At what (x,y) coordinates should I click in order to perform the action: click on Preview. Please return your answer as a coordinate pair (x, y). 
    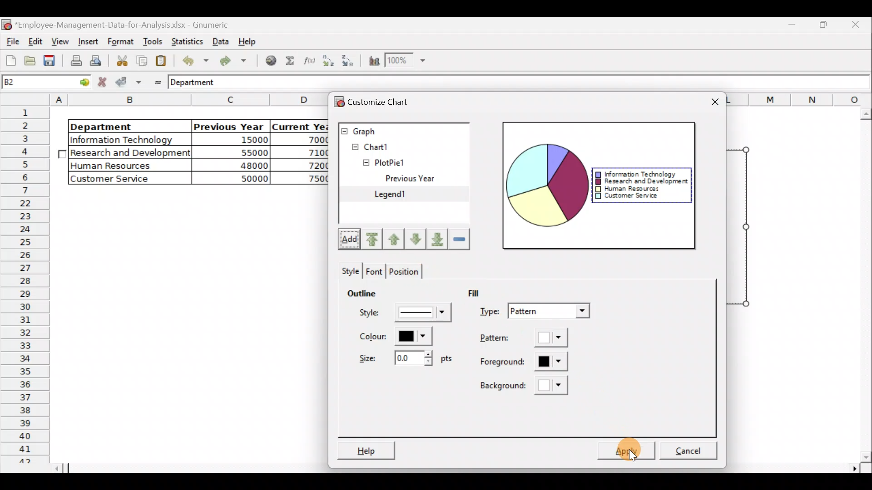
    Looking at the image, I should click on (545, 186).